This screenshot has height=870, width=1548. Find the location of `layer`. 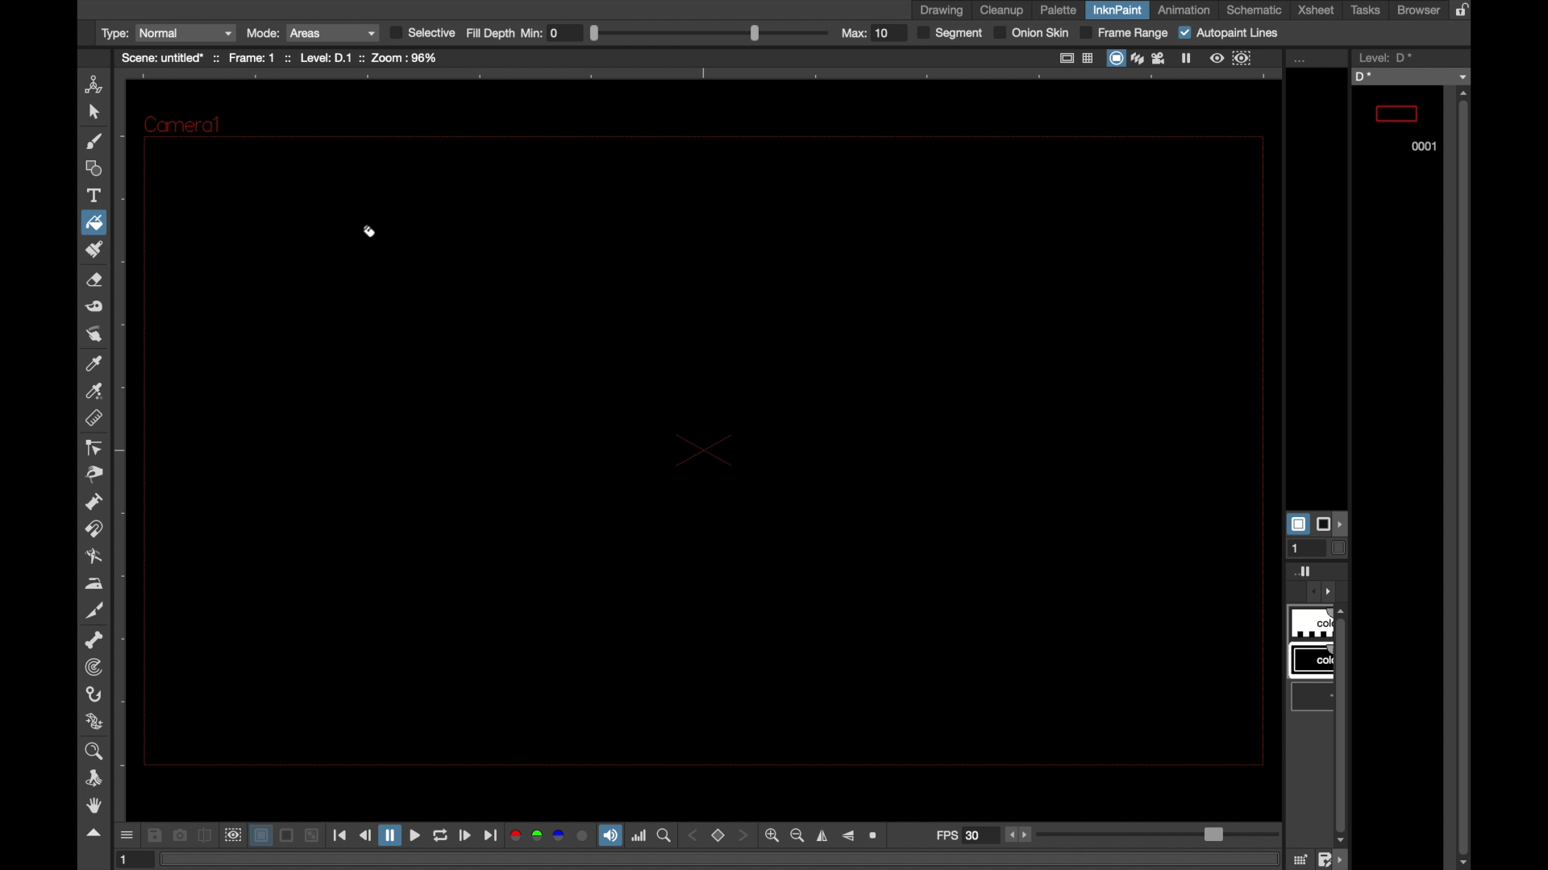

layer is located at coordinates (261, 835).